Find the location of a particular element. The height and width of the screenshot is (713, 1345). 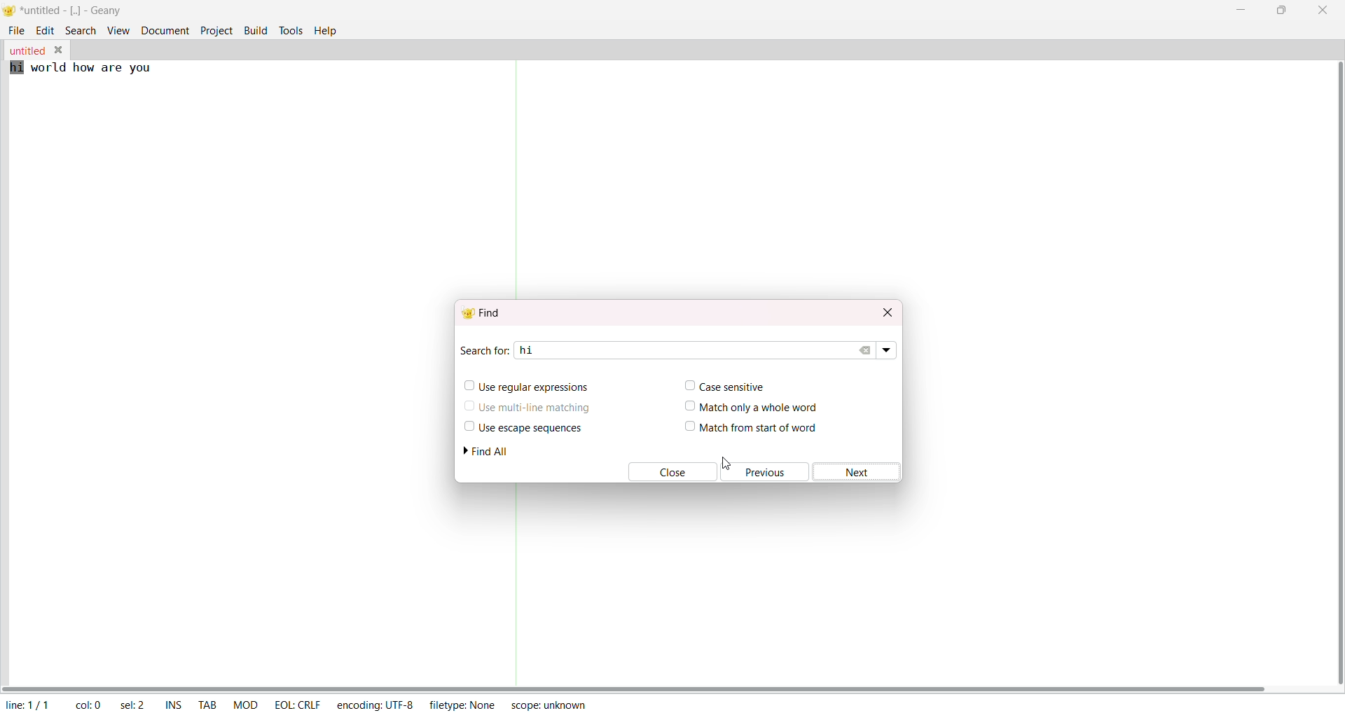

close is located at coordinates (663, 471).